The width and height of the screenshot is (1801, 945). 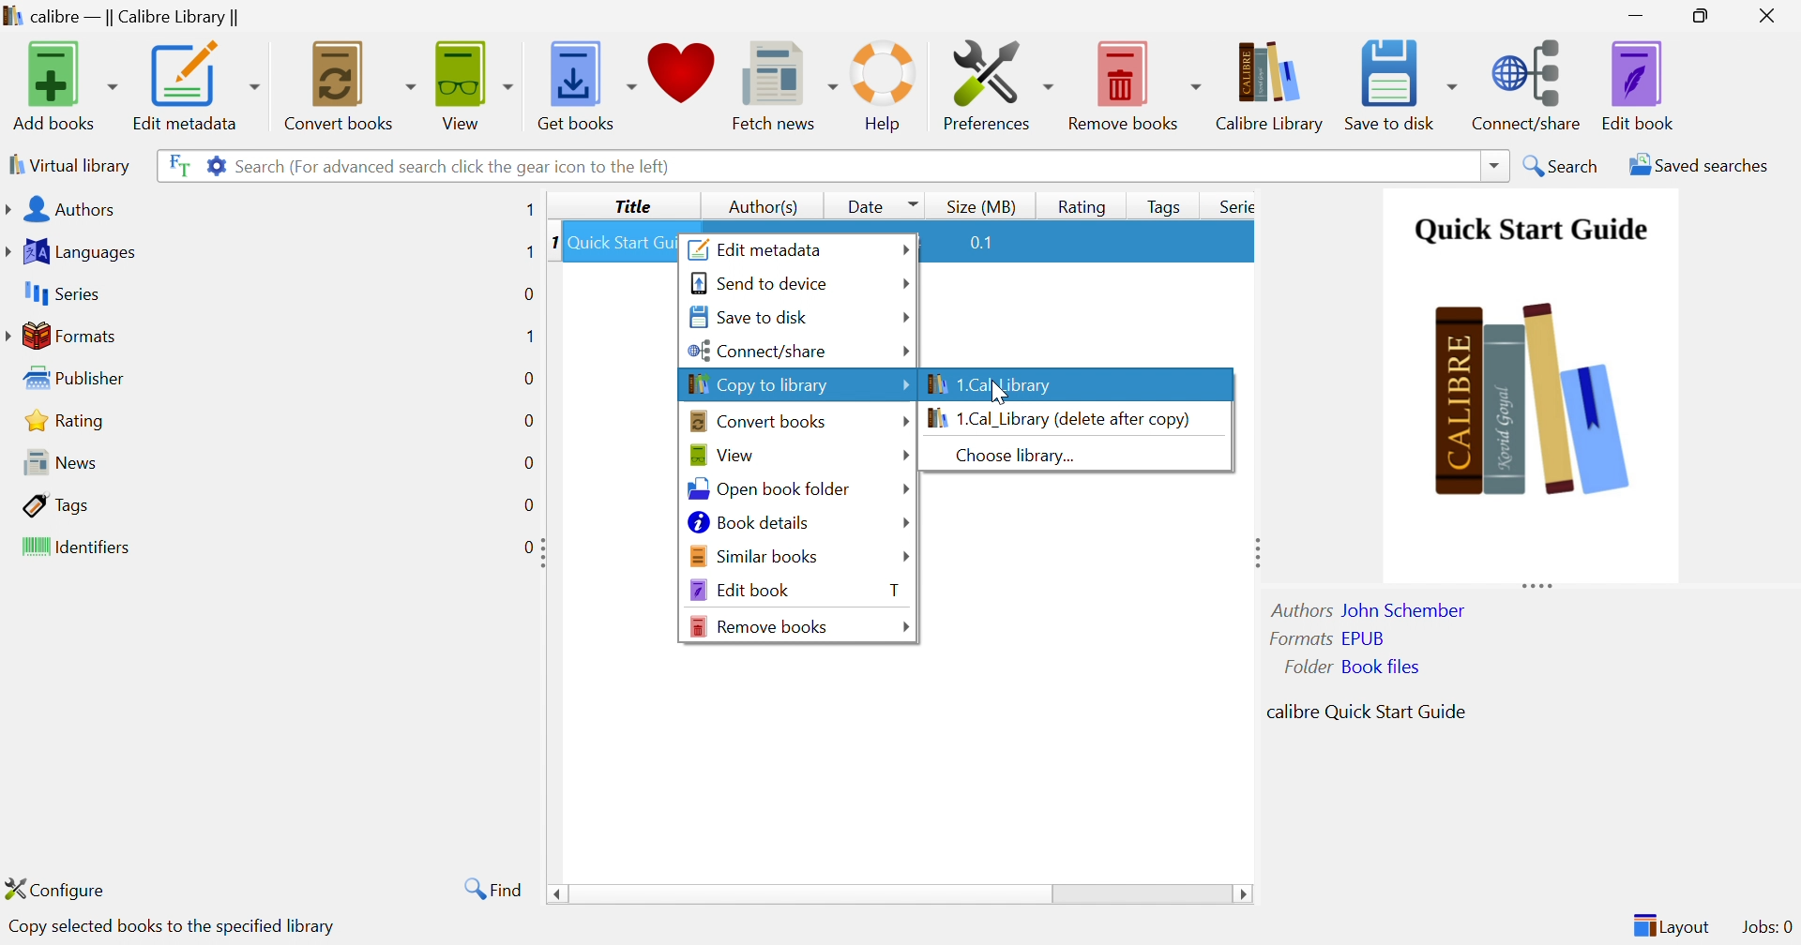 What do you see at coordinates (1641, 84) in the screenshot?
I see `Edit Book` at bounding box center [1641, 84].